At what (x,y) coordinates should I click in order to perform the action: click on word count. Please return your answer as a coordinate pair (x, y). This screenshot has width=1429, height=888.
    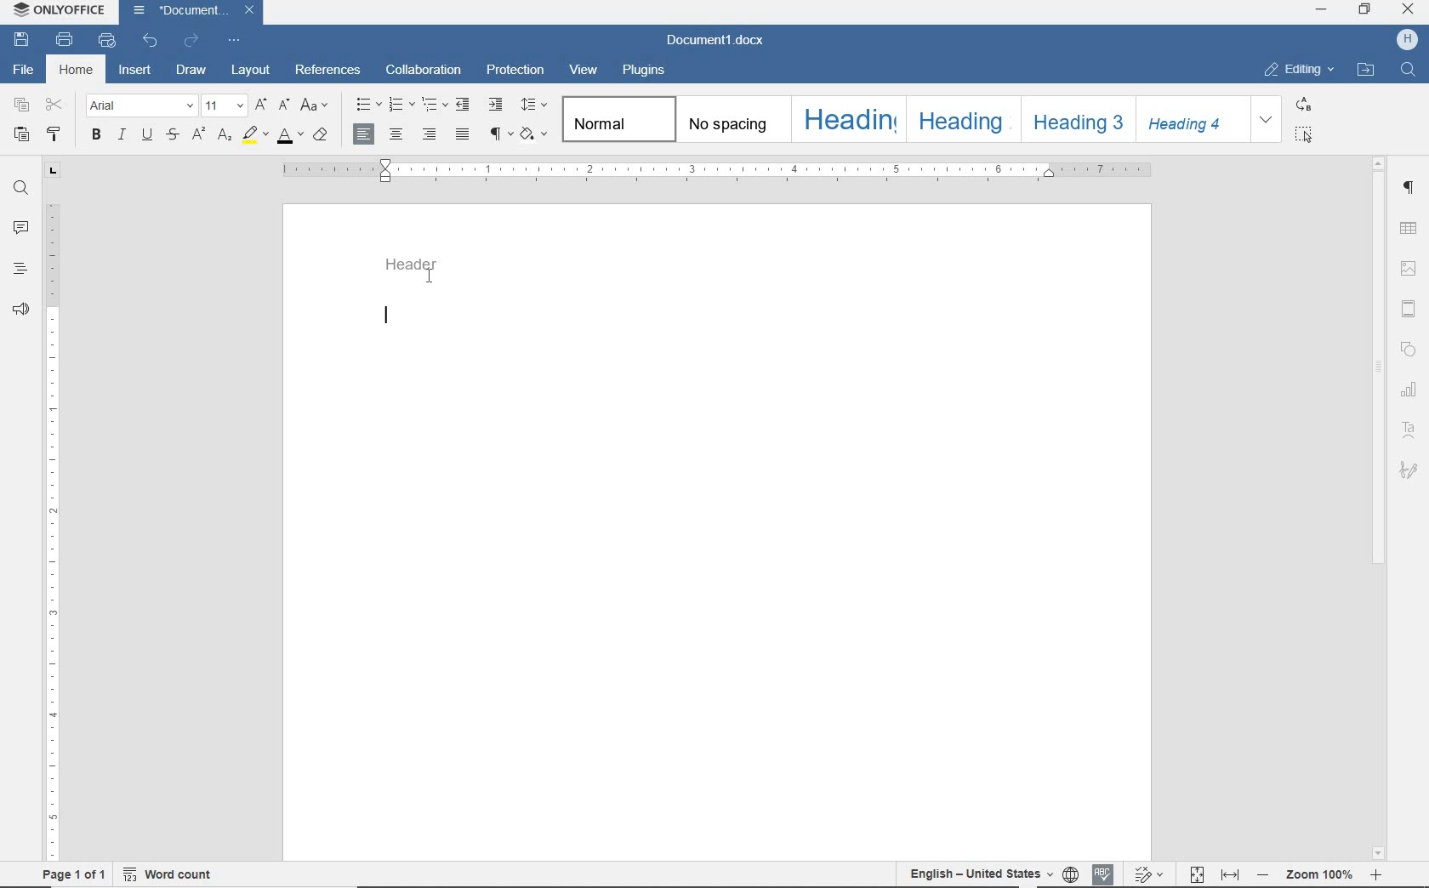
    Looking at the image, I should click on (168, 874).